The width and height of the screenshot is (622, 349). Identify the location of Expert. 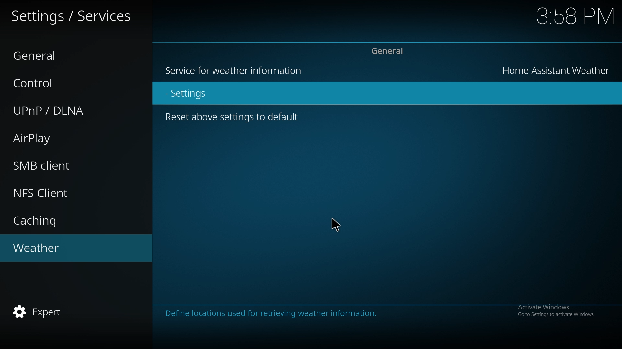
(41, 312).